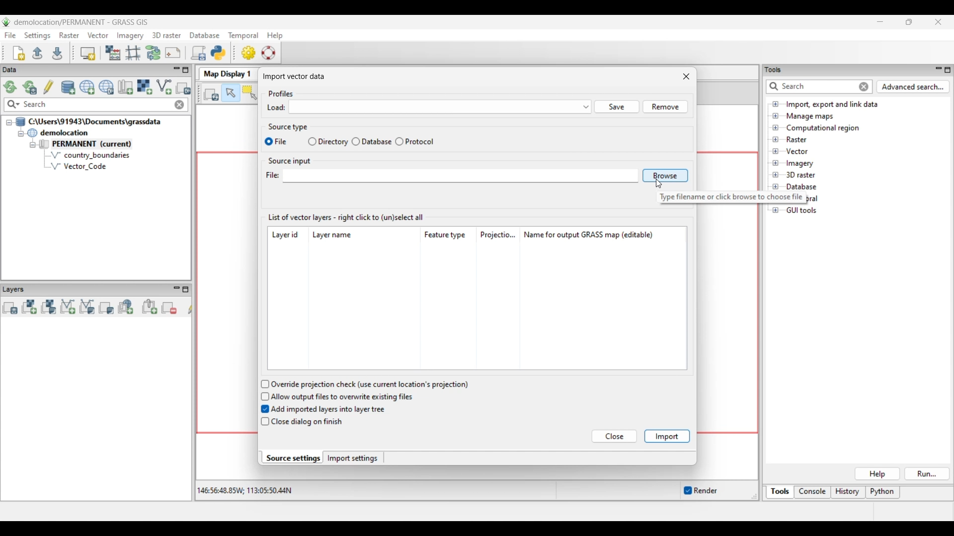  Describe the element at coordinates (67, 87) in the screenshot. I see `Add existing or create new database` at that location.